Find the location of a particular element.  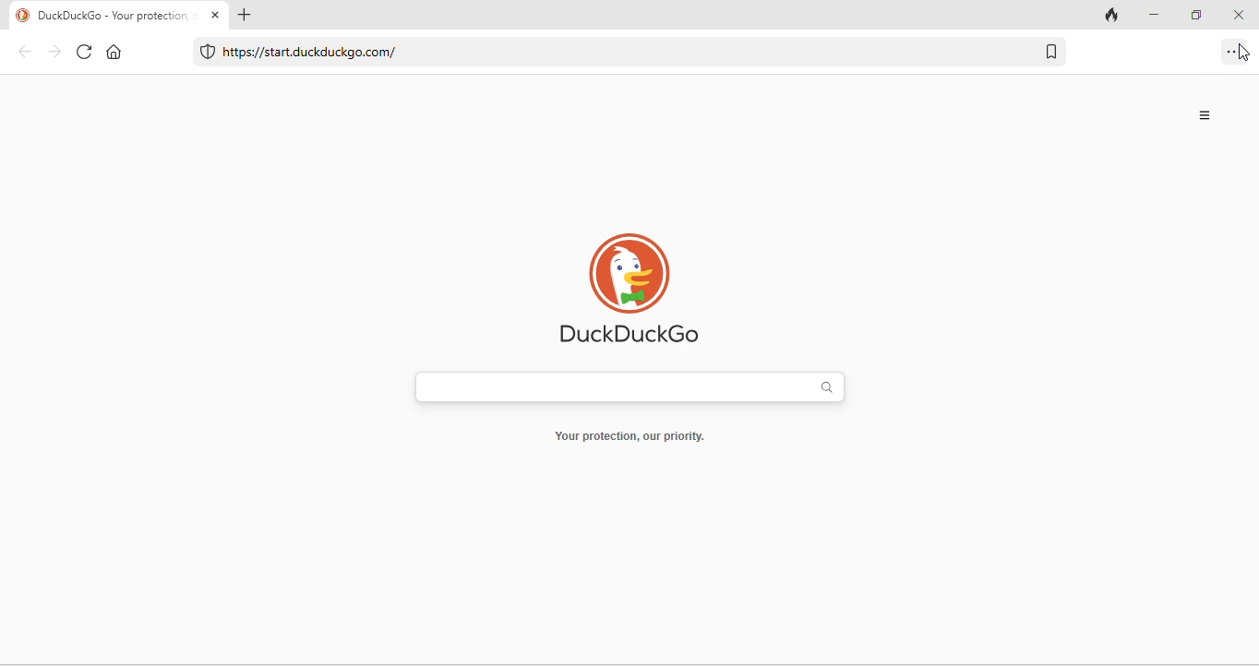

close is located at coordinates (1238, 16).